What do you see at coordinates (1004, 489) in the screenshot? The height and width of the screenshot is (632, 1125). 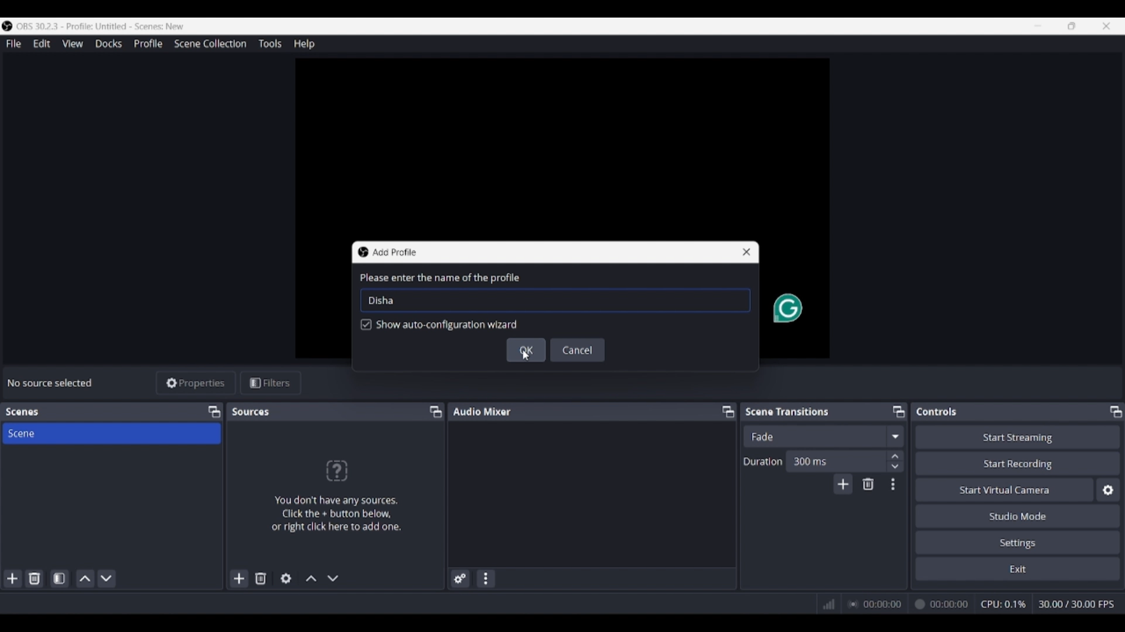 I see `Start virtual camera` at bounding box center [1004, 489].